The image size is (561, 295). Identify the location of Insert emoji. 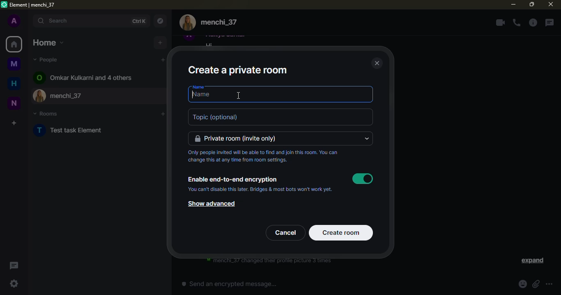
(523, 284).